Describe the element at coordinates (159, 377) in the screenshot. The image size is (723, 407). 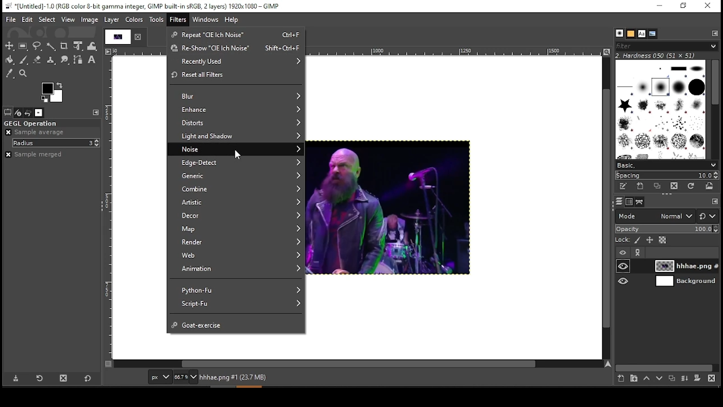
I see `units` at that location.